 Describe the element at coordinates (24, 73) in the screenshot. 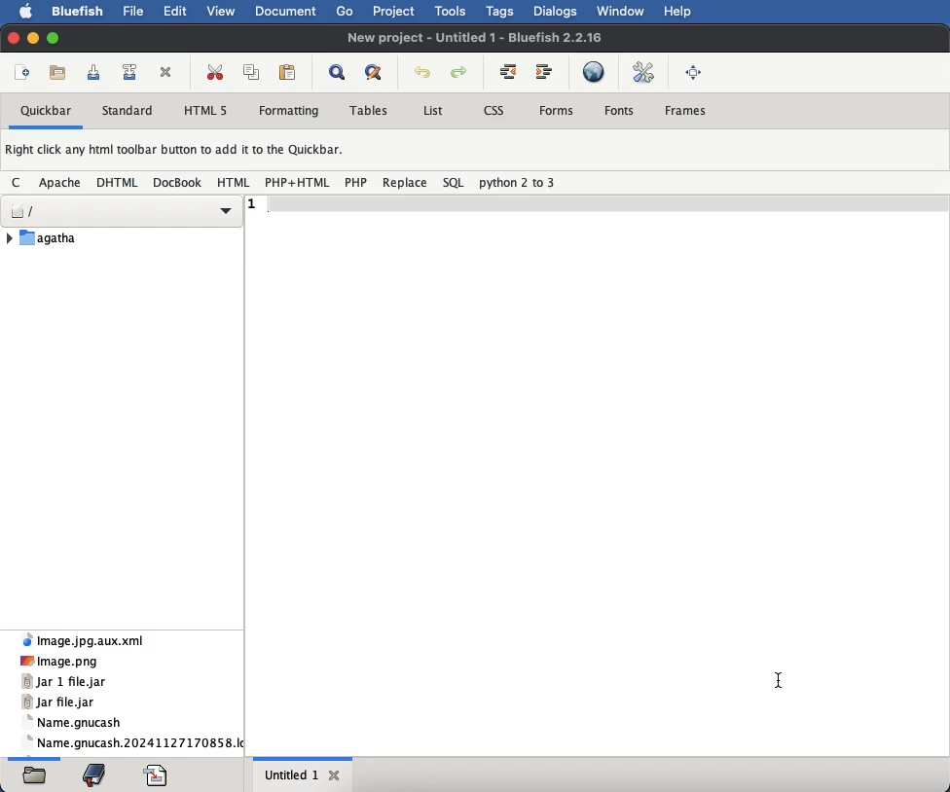

I see `new file` at that location.